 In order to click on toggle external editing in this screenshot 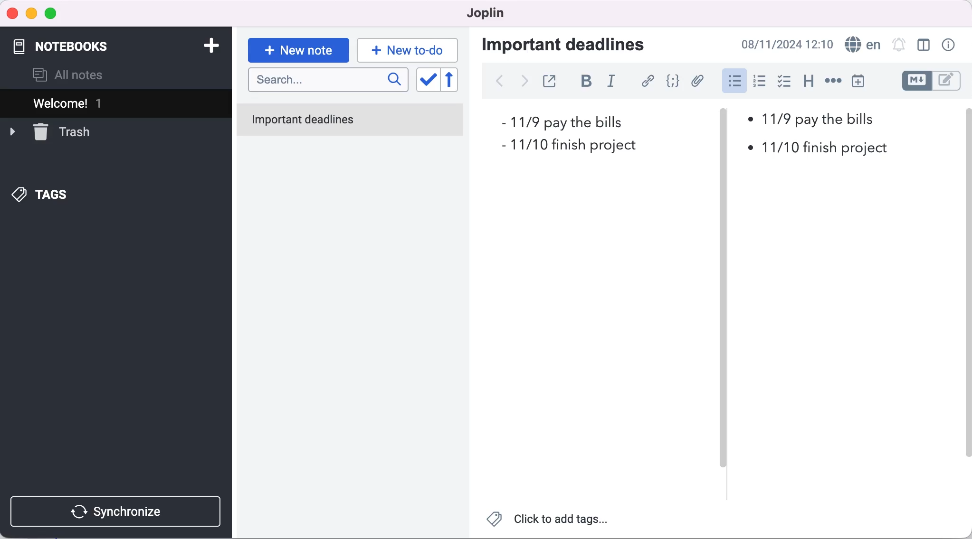, I will do `click(550, 82)`.